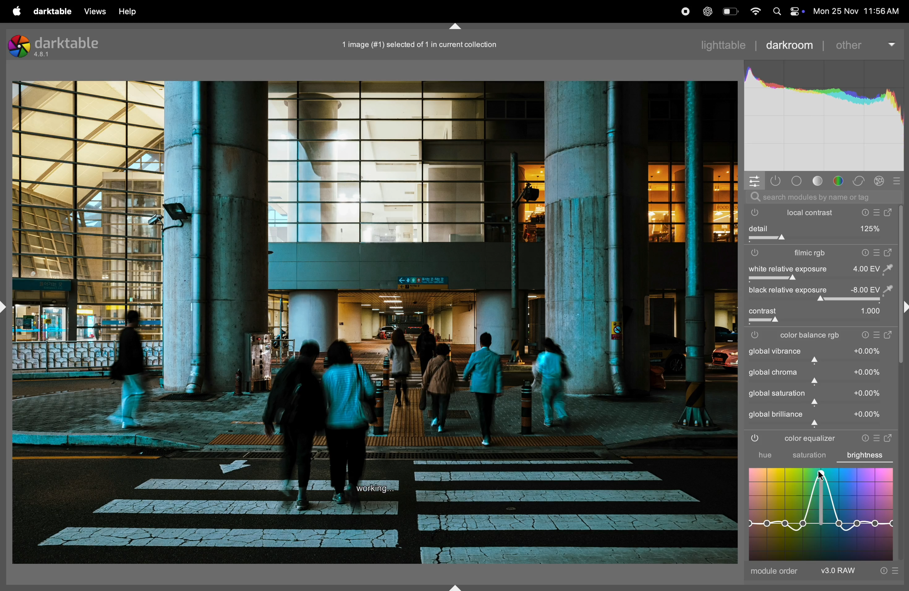  Describe the element at coordinates (869, 454) in the screenshot. I see `brightness` at that location.